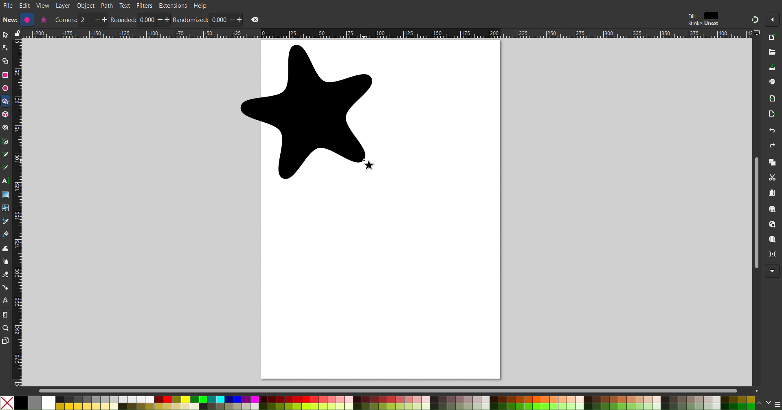 This screenshot has width=782, height=410. I want to click on Calligraphy Tool, so click(5, 168).